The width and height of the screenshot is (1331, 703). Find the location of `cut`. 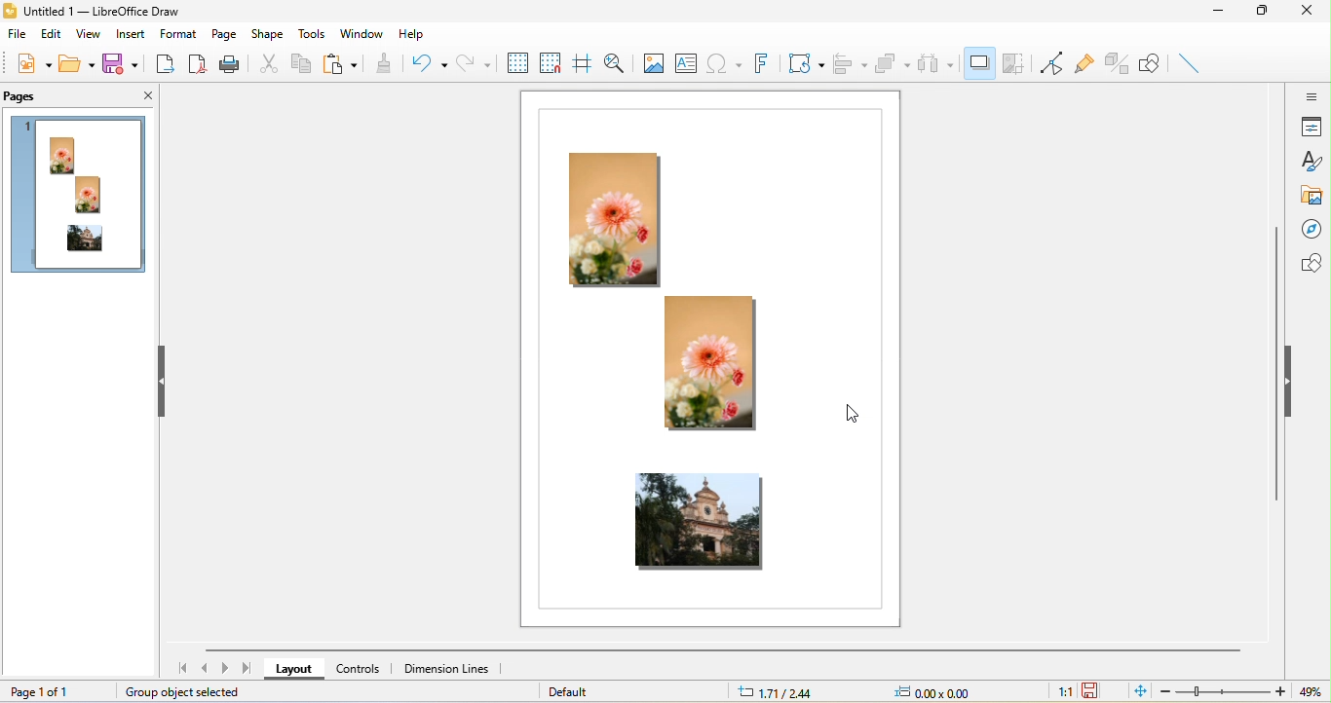

cut is located at coordinates (268, 62).